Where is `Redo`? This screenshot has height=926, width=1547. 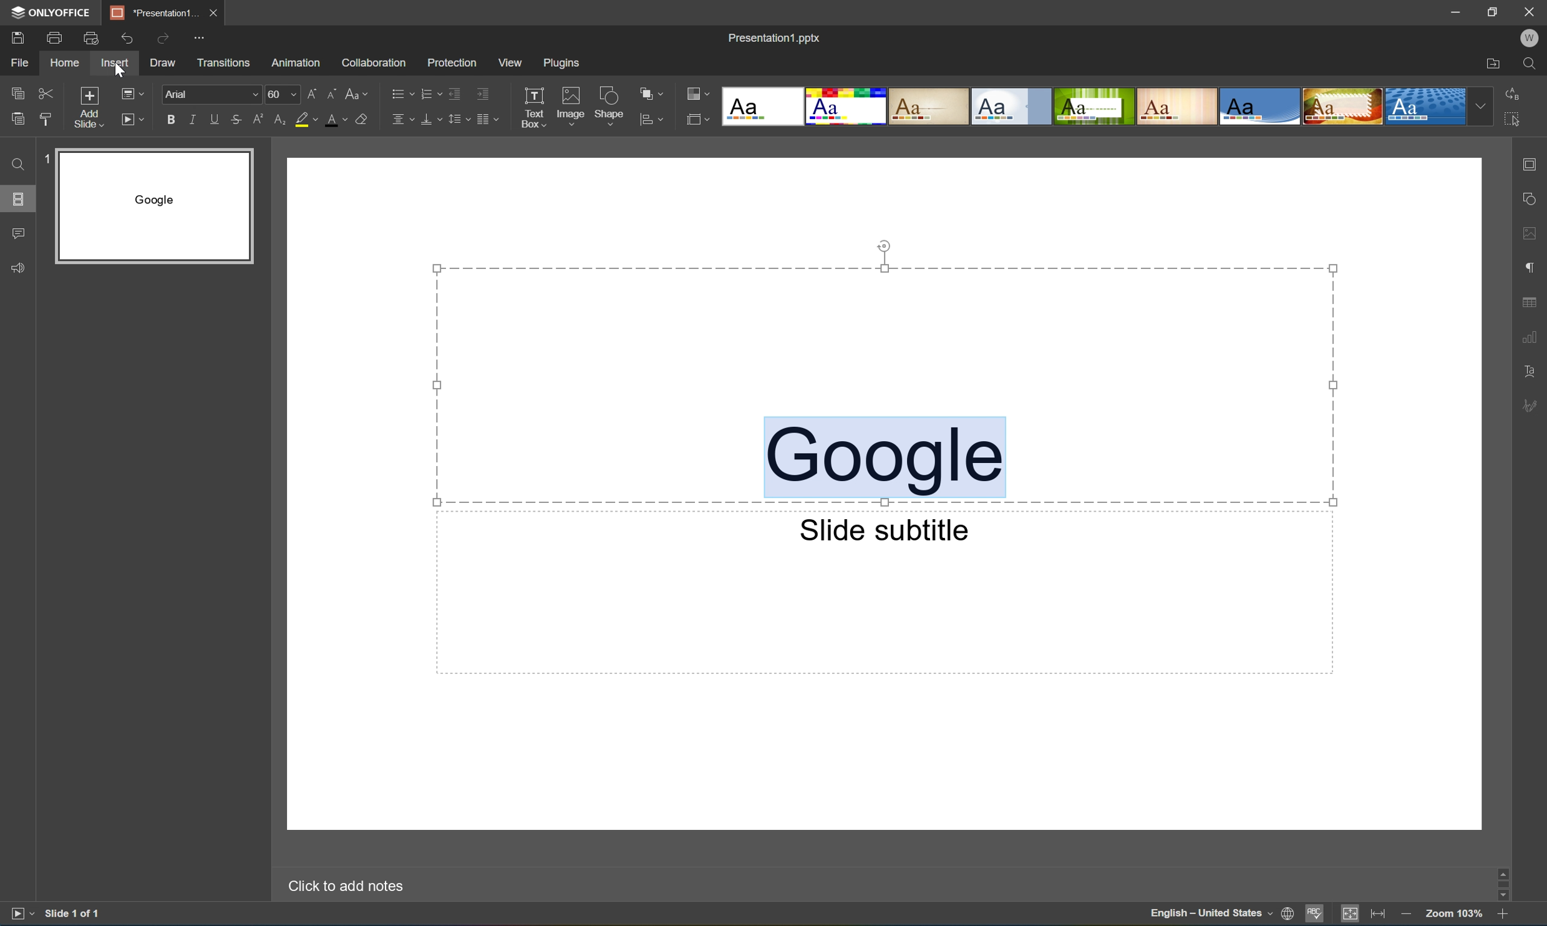 Redo is located at coordinates (163, 39).